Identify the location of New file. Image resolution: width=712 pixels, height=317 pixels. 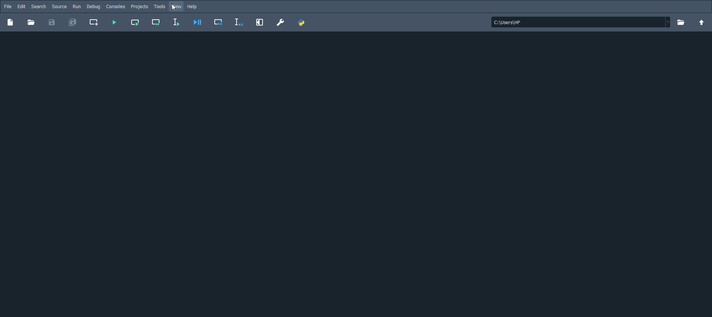
(10, 23).